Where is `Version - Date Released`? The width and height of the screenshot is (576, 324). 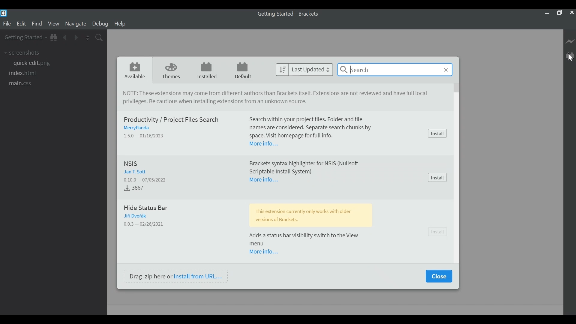 Version - Date Released is located at coordinates (145, 224).